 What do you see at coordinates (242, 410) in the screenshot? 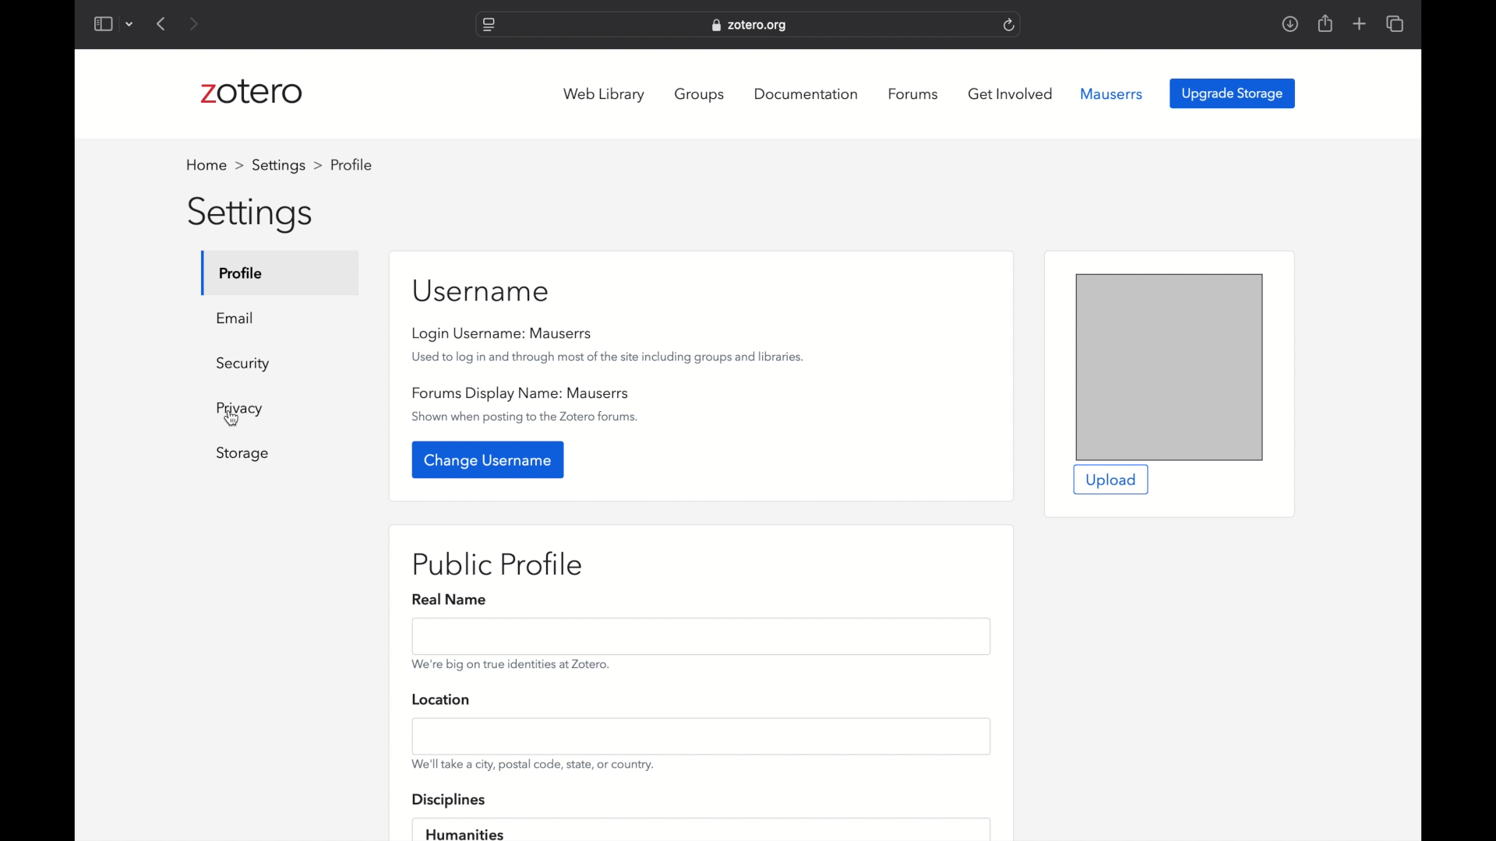
I see `privacy` at bounding box center [242, 410].